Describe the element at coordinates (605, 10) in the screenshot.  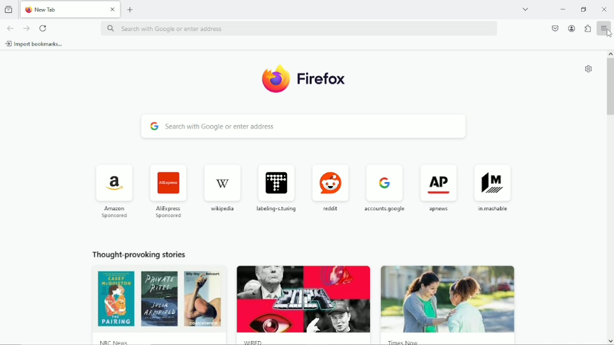
I see `Close` at that location.